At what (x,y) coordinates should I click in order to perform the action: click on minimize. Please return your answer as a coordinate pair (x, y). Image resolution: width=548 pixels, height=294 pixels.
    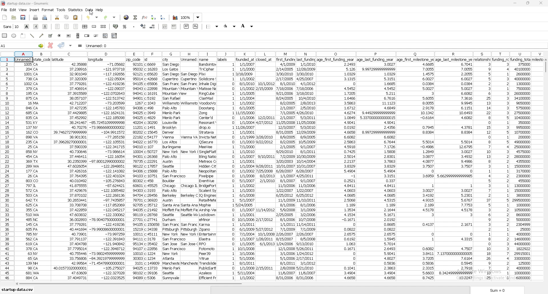
    Looking at the image, I should click on (515, 3).